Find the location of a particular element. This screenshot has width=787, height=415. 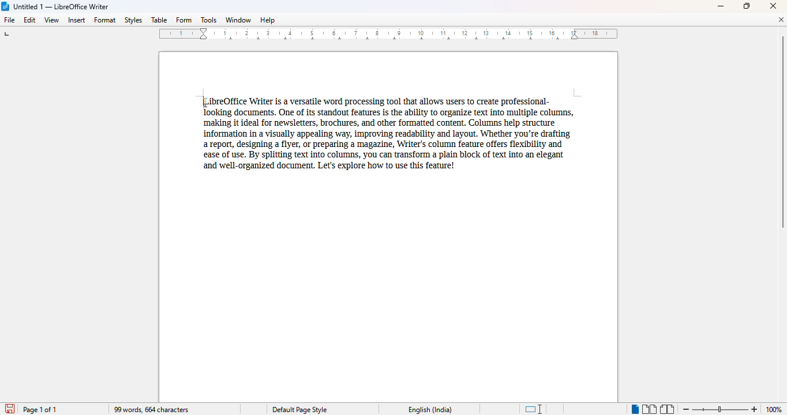

ruler is located at coordinates (388, 33).